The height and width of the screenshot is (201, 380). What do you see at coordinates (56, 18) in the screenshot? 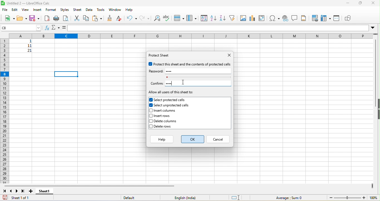
I see `print` at bounding box center [56, 18].